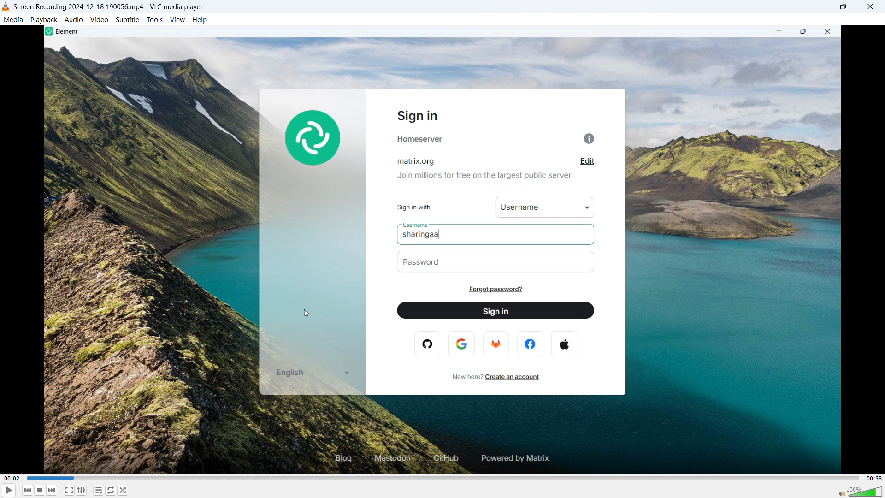 This screenshot has width=885, height=498. I want to click on Play back , so click(44, 20).